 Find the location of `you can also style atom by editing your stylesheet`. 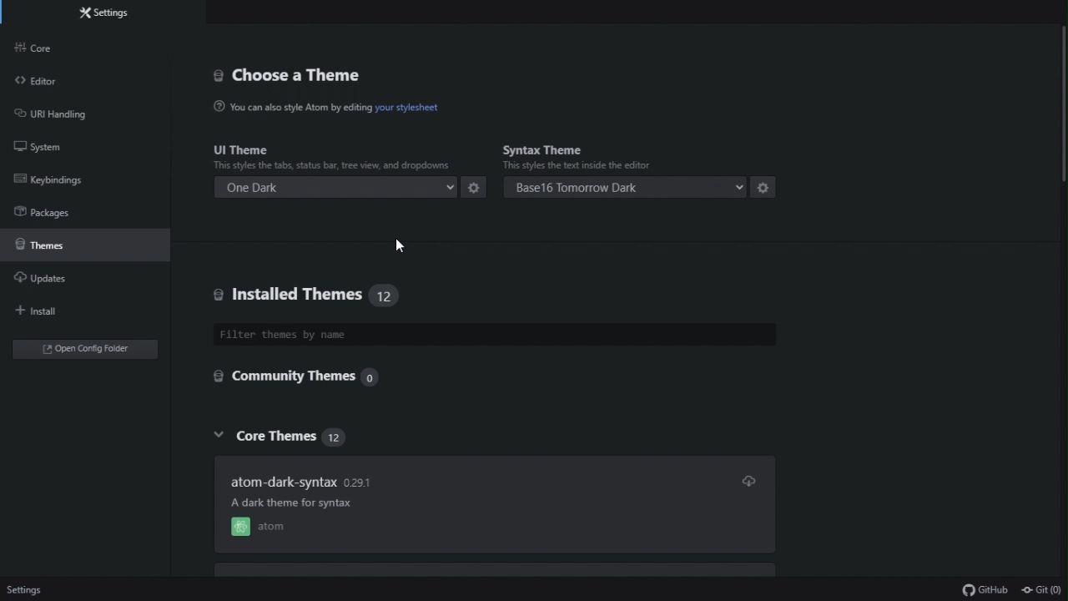

you can also style atom by editing your stylesheet is located at coordinates (394, 113).